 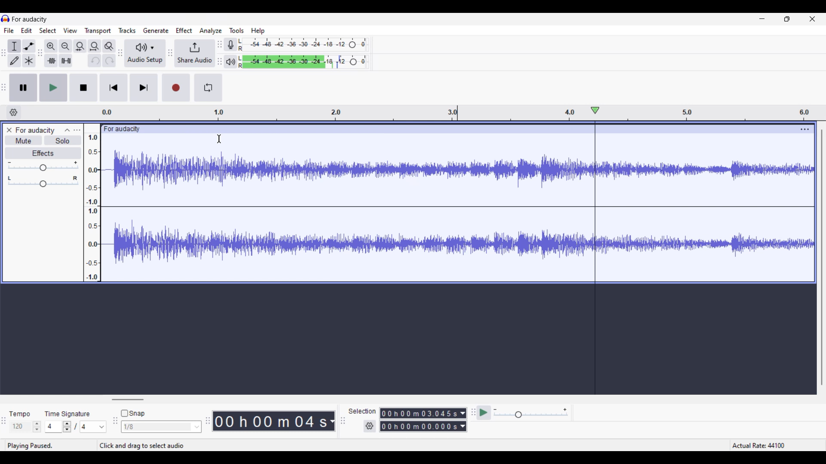 What do you see at coordinates (303, 45) in the screenshot?
I see `Recording level` at bounding box center [303, 45].